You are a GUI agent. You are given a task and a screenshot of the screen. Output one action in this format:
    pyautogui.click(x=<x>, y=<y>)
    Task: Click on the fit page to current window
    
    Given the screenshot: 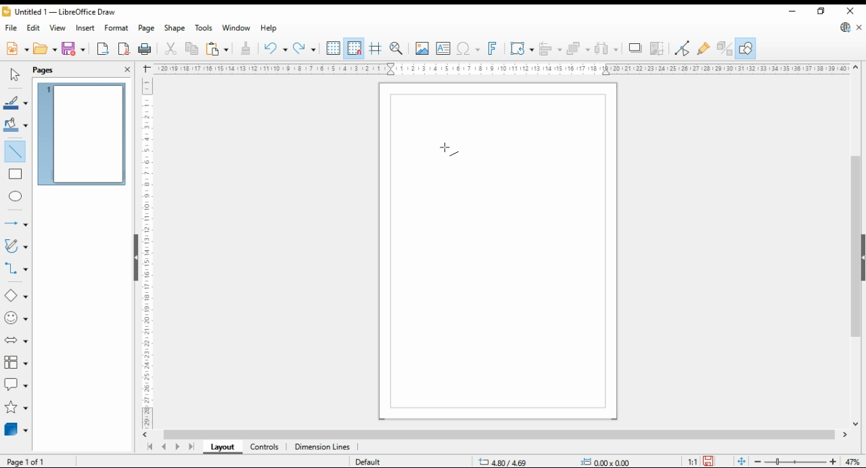 What is the action you would take?
    pyautogui.click(x=742, y=461)
    